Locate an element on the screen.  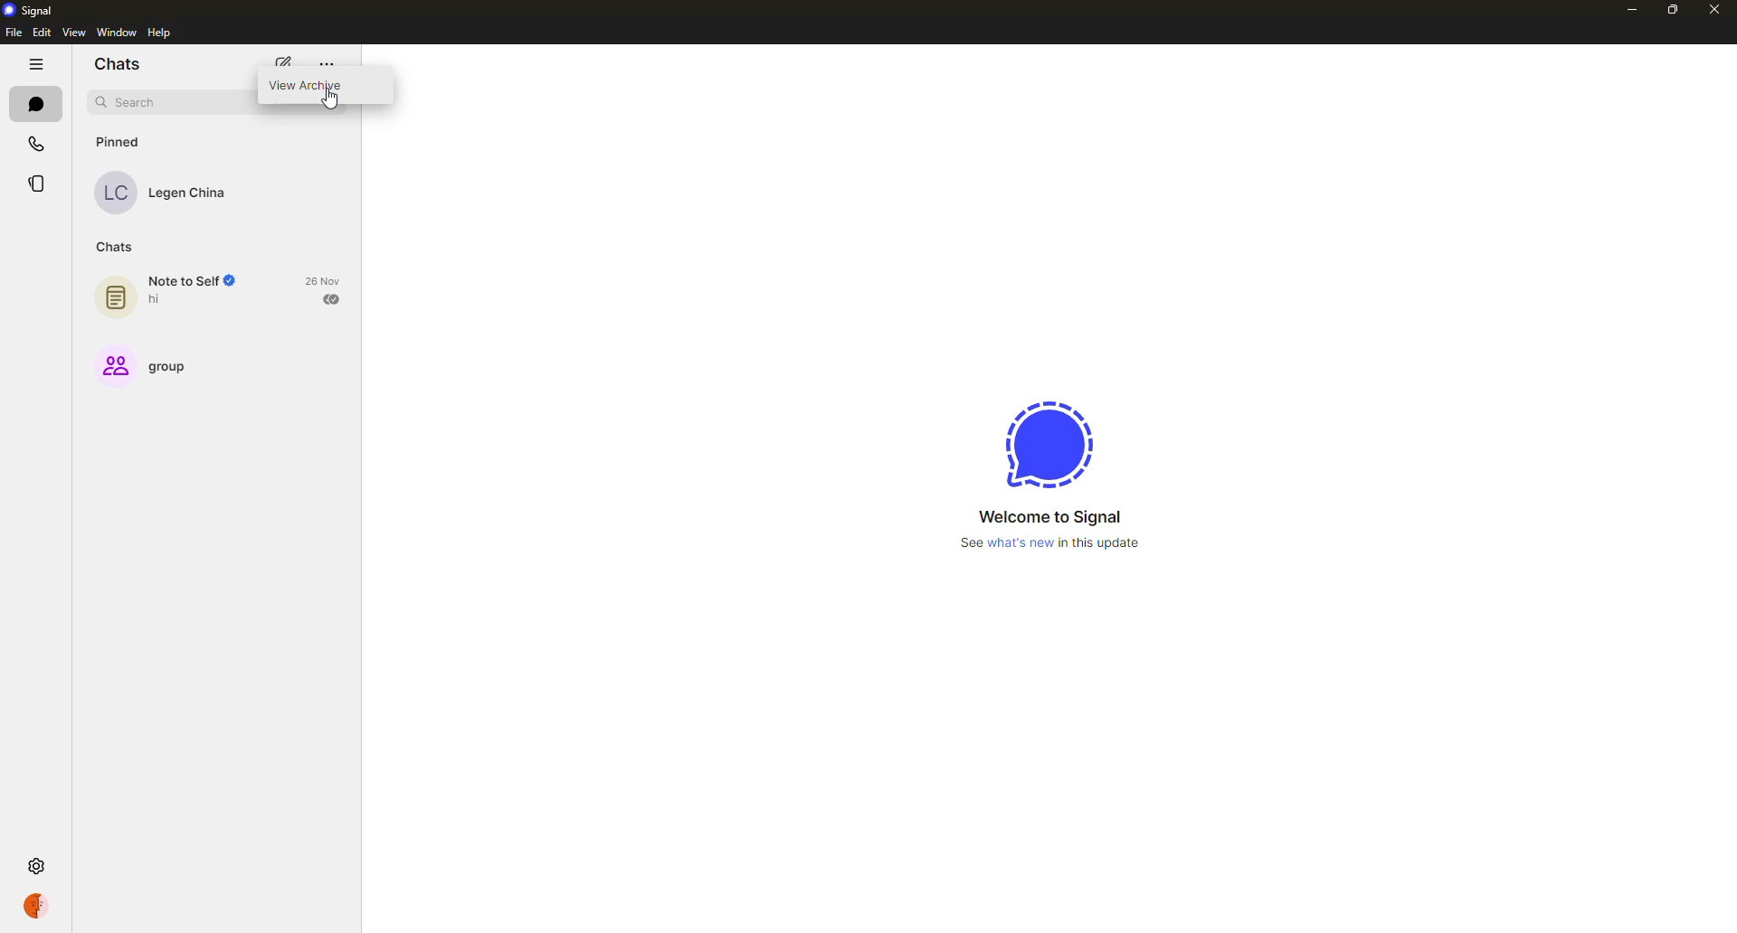
welcome to signal is located at coordinates (1050, 516).